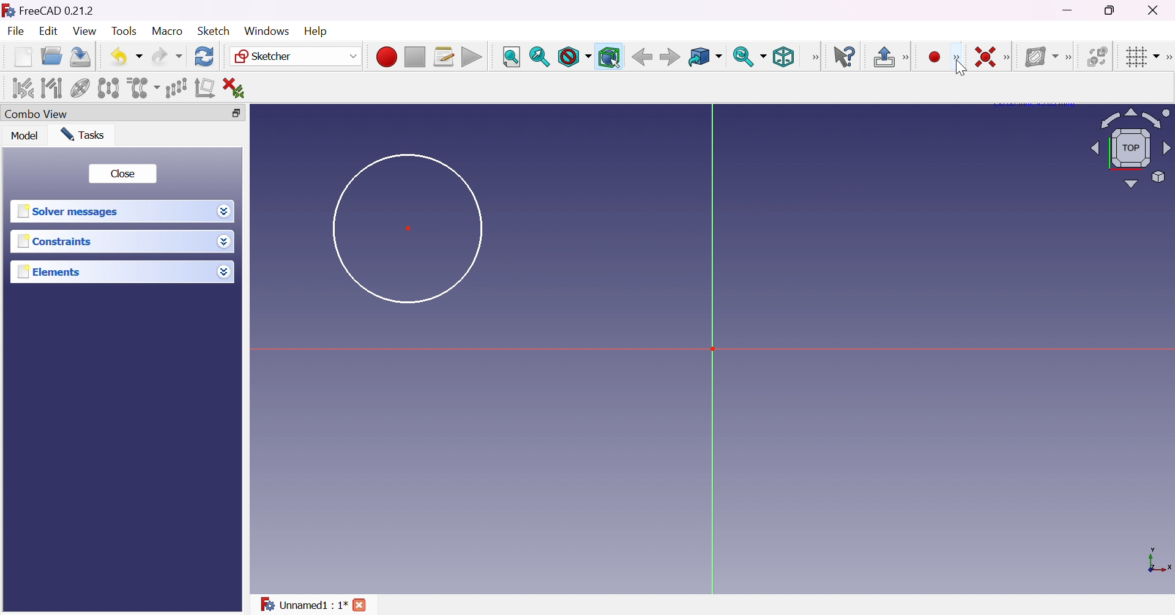 The image size is (1175, 615). I want to click on Select associated constraints, so click(21, 88).